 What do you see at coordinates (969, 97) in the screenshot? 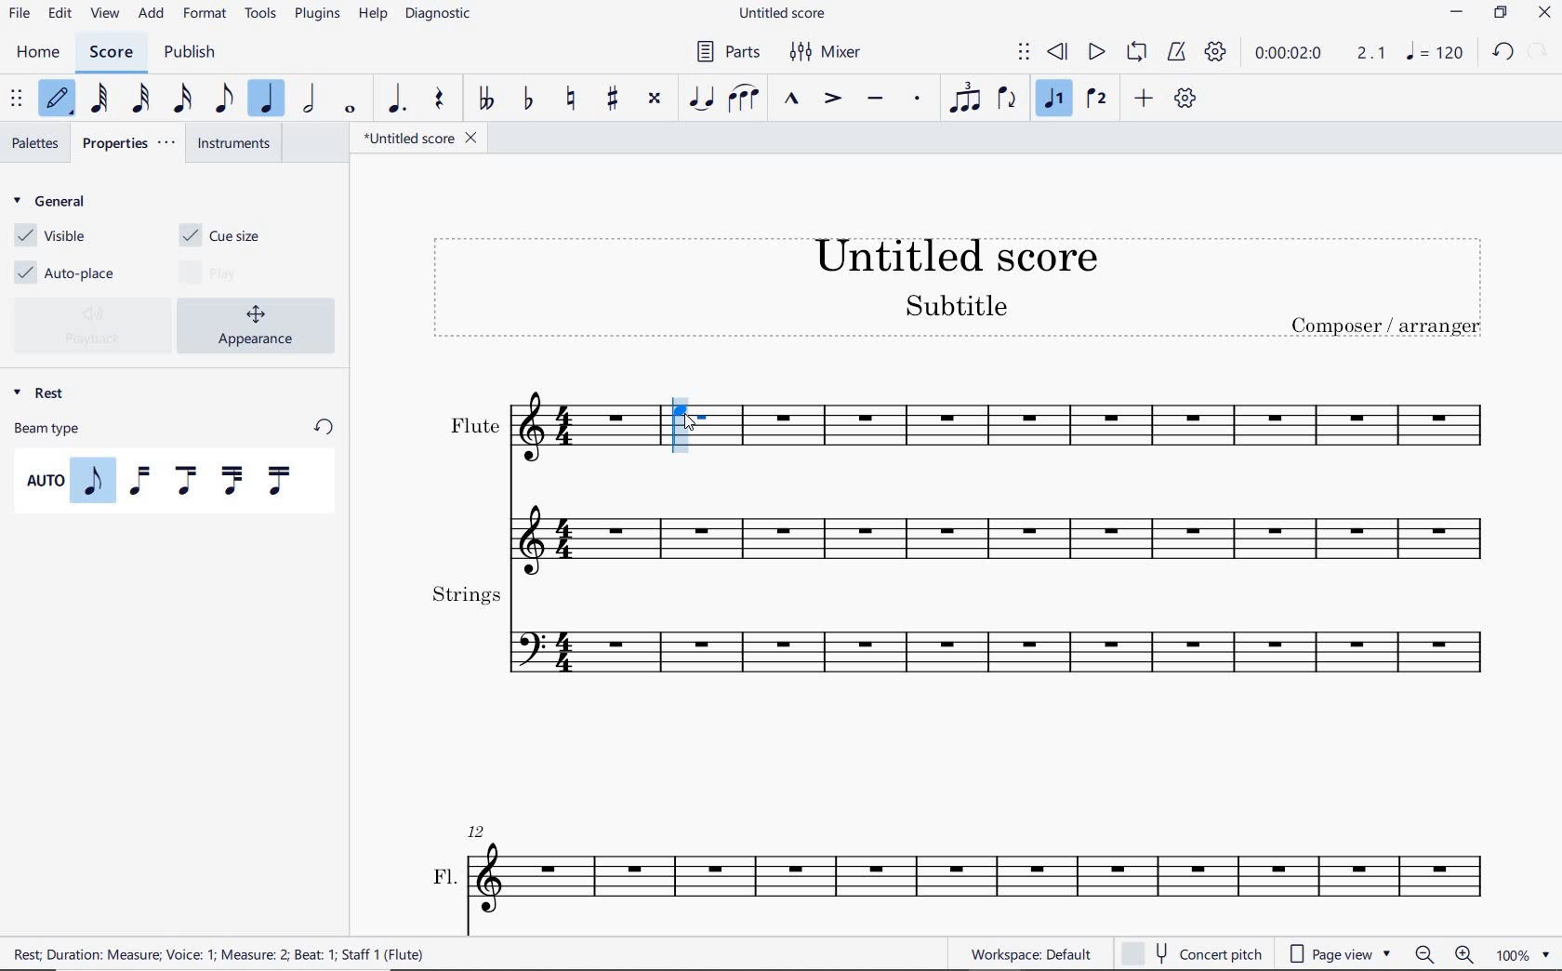
I see `TUPLET` at bounding box center [969, 97].